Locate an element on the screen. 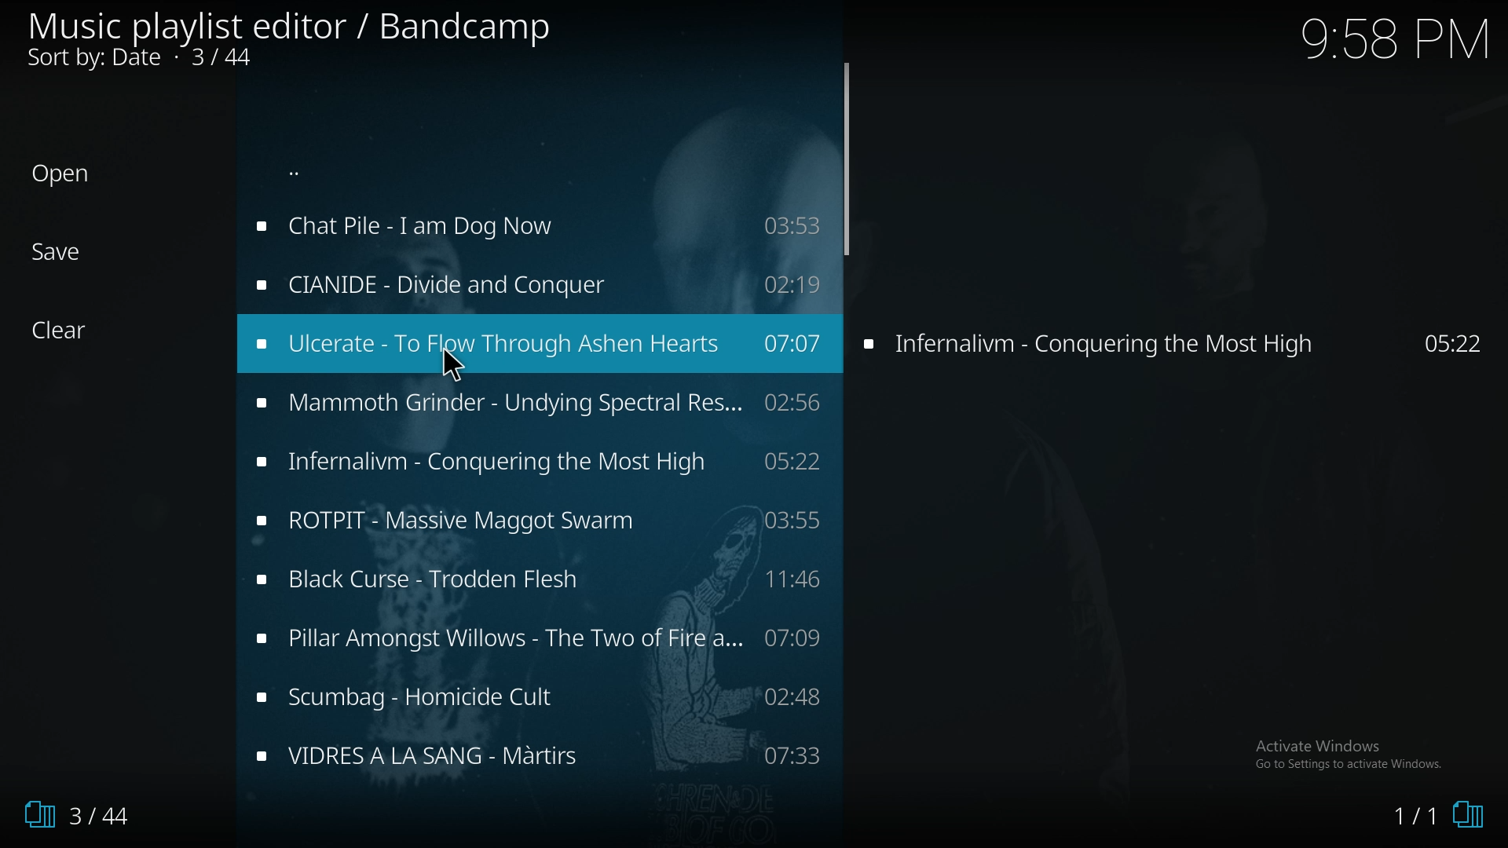 This screenshot has height=848, width=1508. Infernalivm - Conquering the Most High 05:22 is located at coordinates (539, 461).